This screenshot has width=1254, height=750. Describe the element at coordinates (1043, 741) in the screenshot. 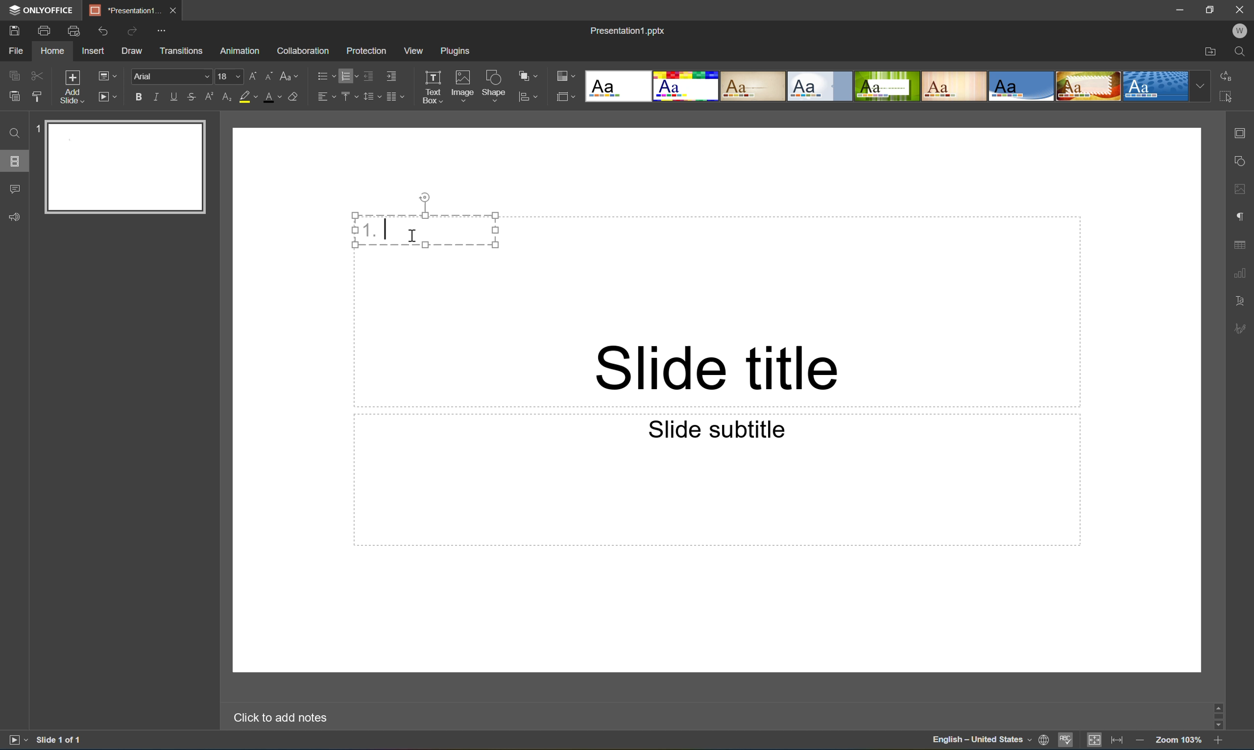

I see `Set document language` at that location.